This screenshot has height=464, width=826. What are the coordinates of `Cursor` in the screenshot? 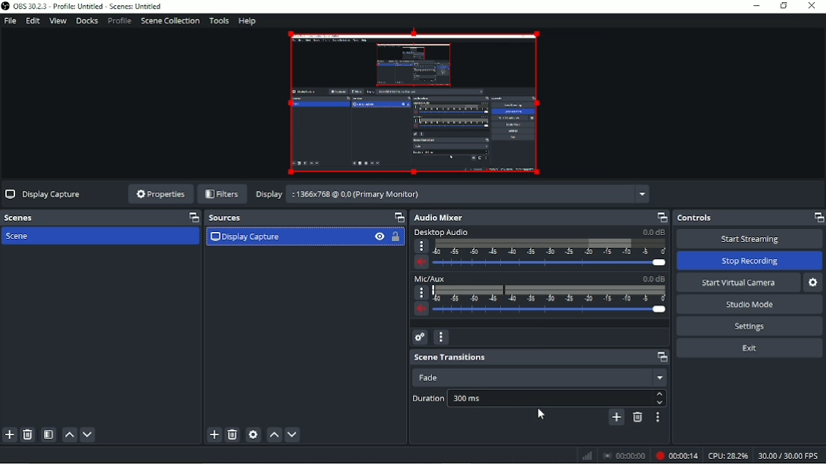 It's located at (542, 416).